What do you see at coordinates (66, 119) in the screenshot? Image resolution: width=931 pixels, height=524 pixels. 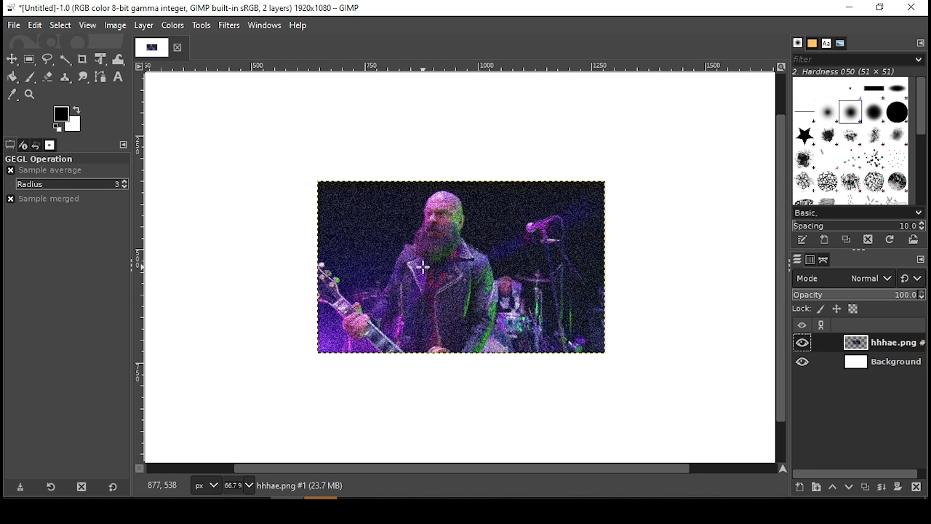 I see `color` at bounding box center [66, 119].